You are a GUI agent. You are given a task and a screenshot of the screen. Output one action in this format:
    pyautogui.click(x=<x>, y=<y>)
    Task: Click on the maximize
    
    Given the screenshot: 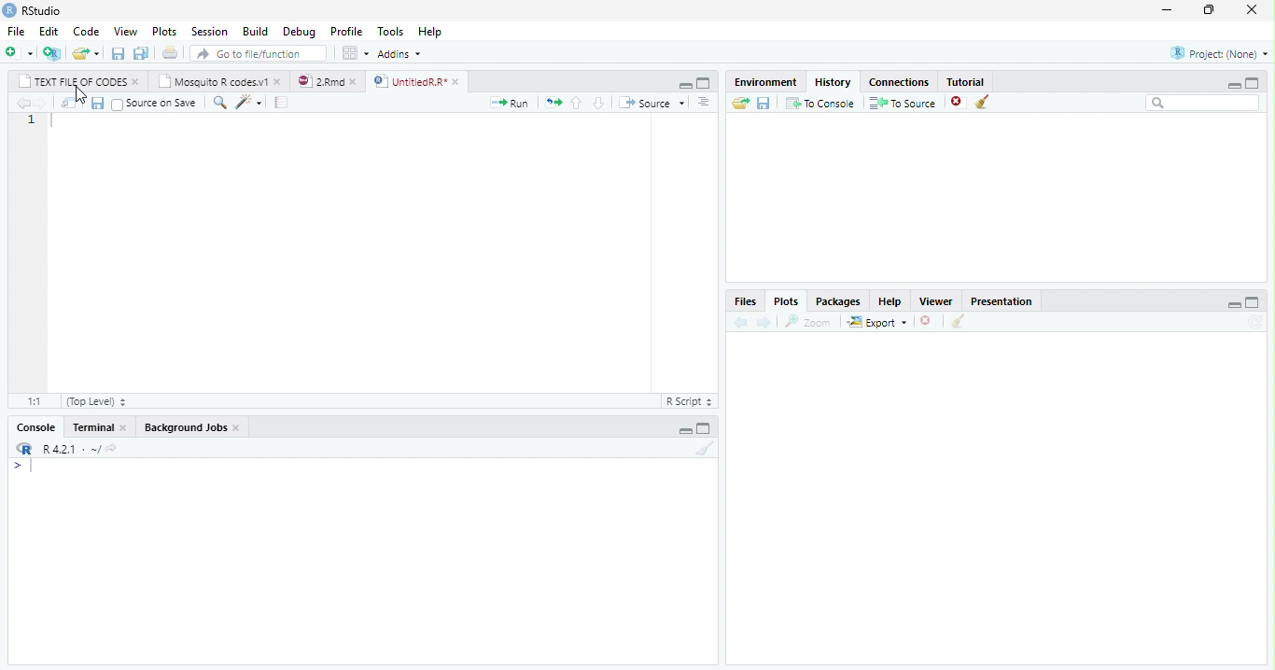 What is the action you would take?
    pyautogui.click(x=708, y=84)
    